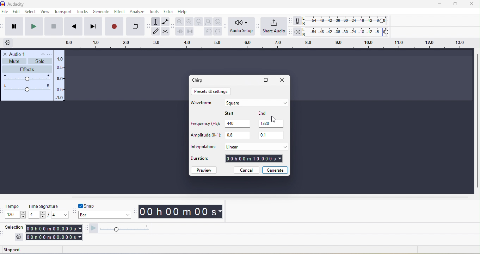 The height and width of the screenshot is (254, 480). I want to click on open menu, so click(49, 54).